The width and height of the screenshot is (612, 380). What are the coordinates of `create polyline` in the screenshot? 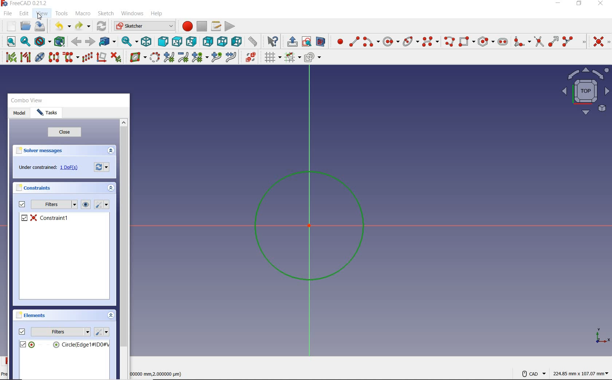 It's located at (449, 42).